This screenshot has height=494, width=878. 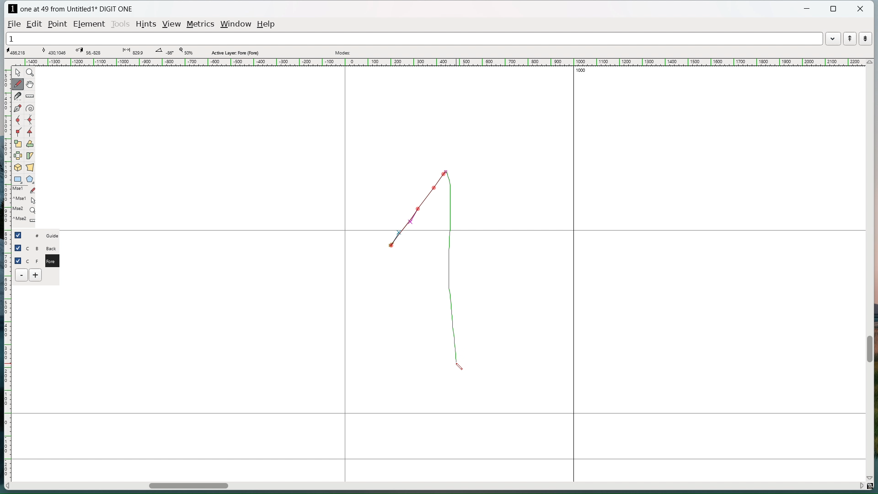 What do you see at coordinates (18, 167) in the screenshot?
I see `rotate selection in 3d and project back to the place` at bounding box center [18, 167].